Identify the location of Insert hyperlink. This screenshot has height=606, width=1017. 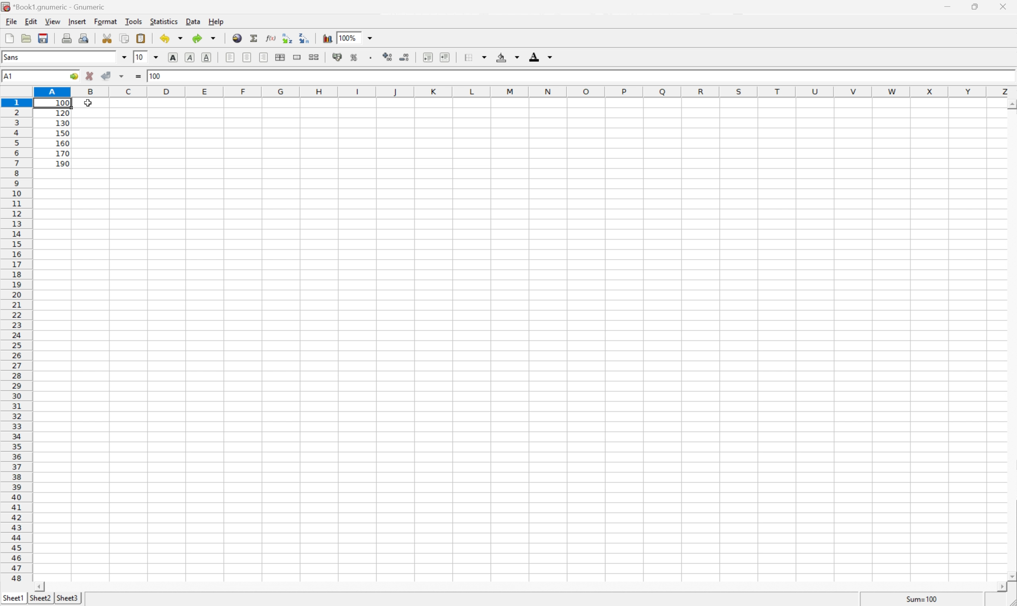
(236, 38).